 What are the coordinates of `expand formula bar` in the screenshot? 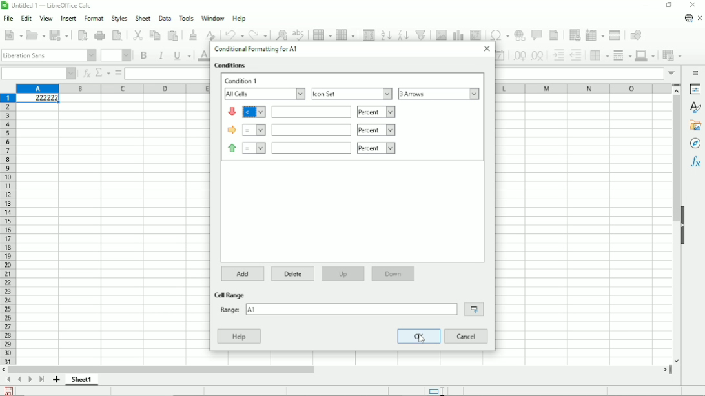 It's located at (671, 72).